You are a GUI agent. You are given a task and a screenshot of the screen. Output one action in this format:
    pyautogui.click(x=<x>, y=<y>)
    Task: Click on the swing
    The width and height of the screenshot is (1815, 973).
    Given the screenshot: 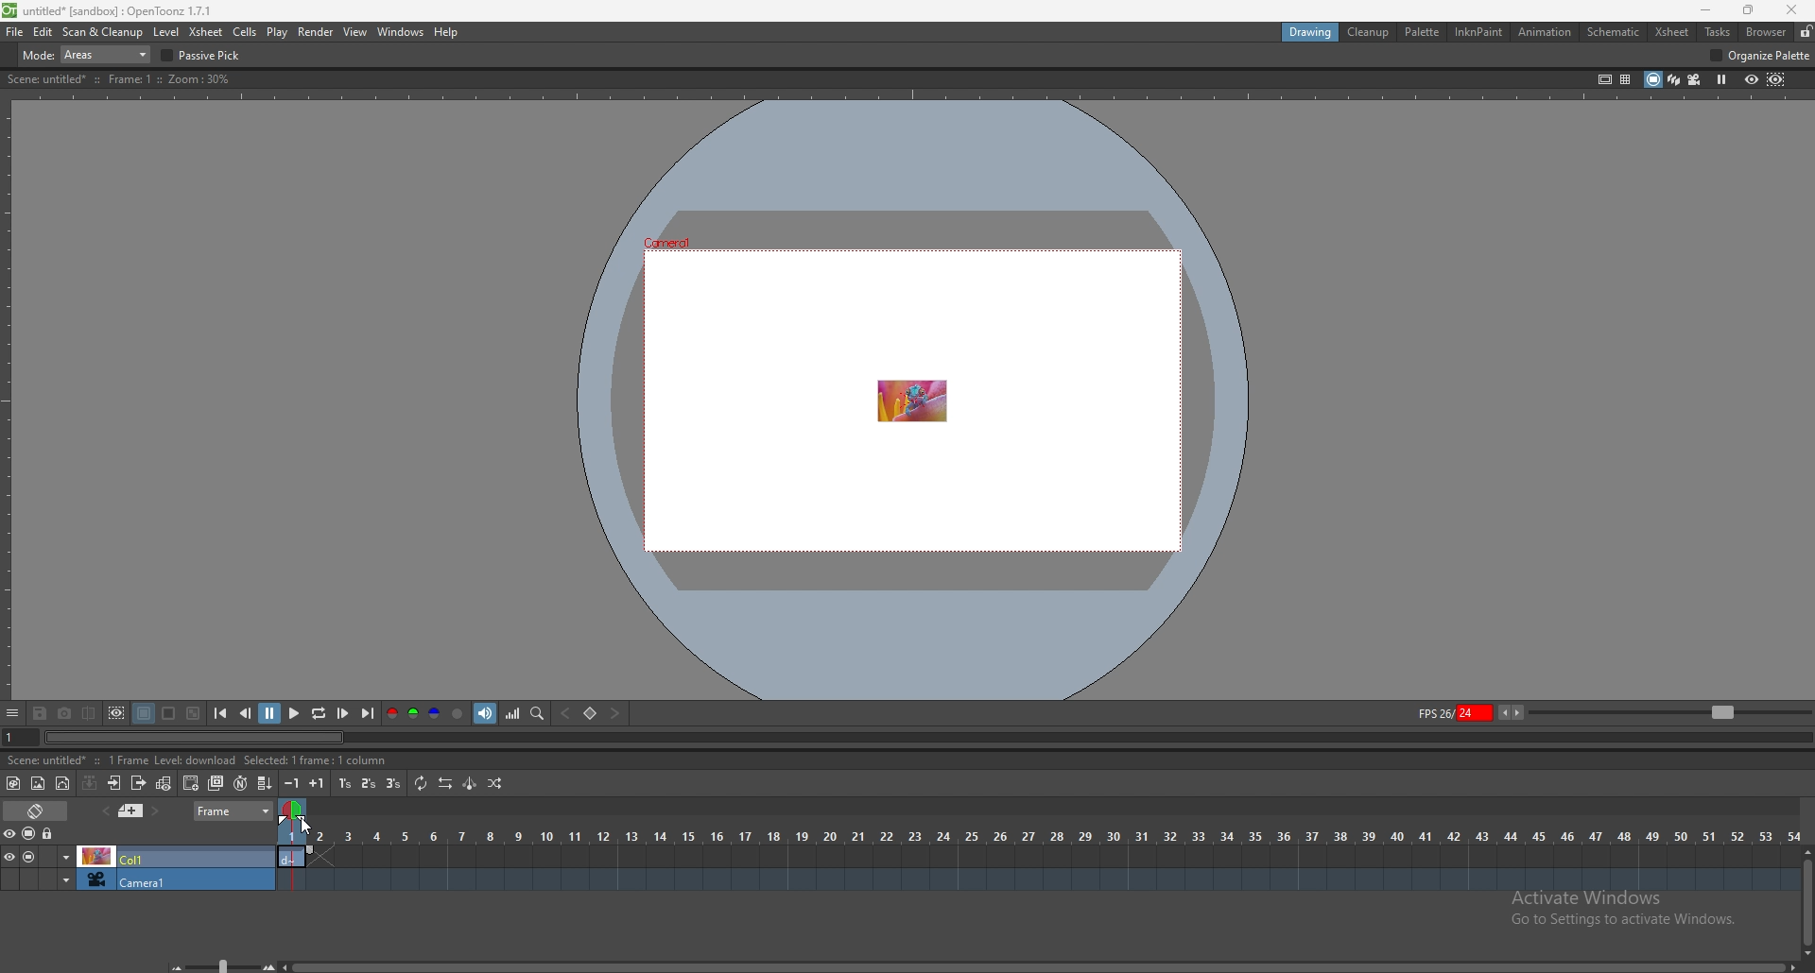 What is the action you would take?
    pyautogui.click(x=471, y=782)
    